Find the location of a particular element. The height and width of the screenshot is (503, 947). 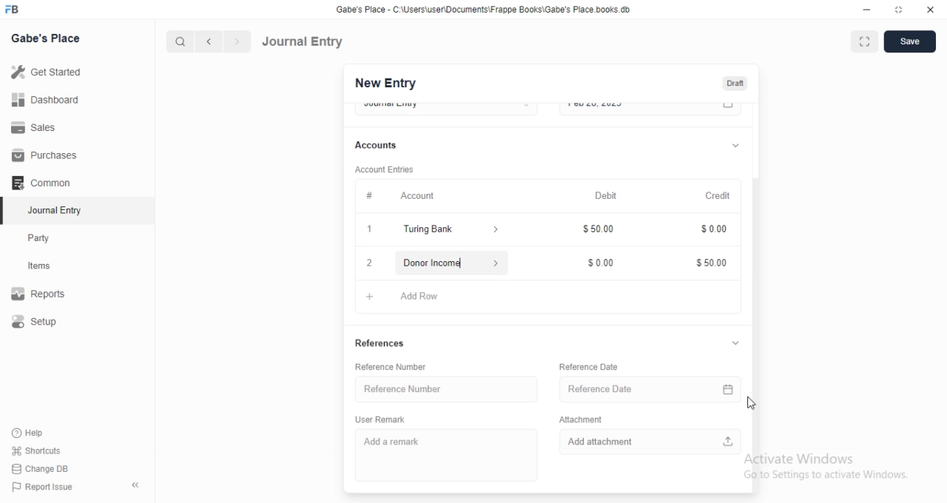

Gabe's Place is located at coordinates (46, 38).